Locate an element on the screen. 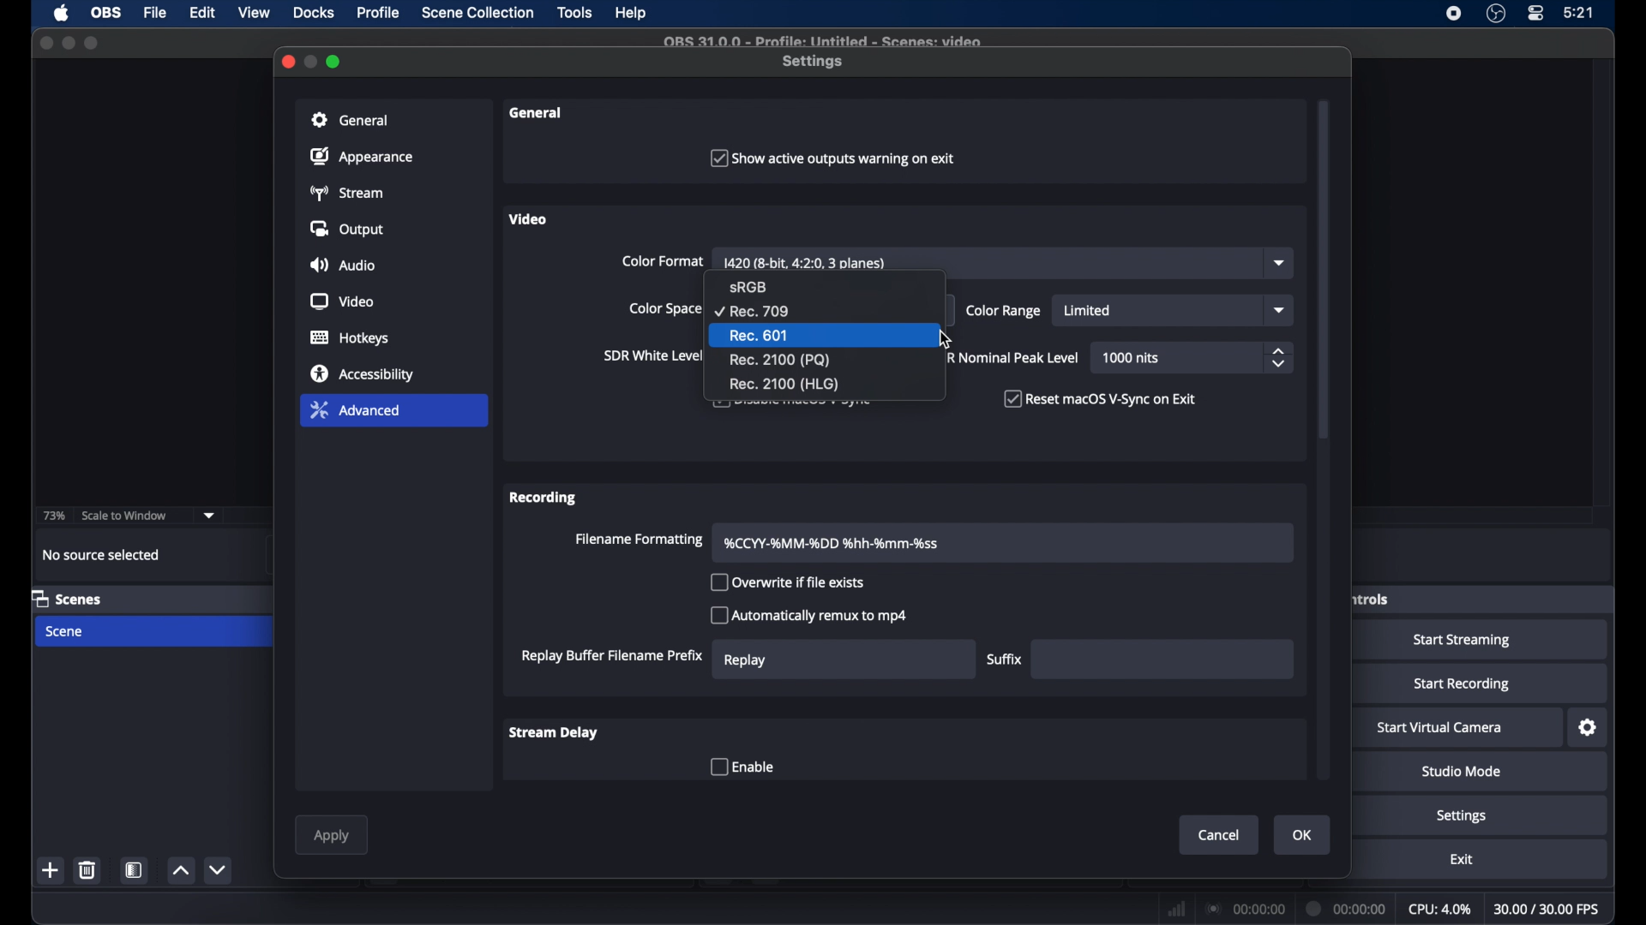 Image resolution: width=1646 pixels, height=925 pixels. cancel is located at coordinates (1220, 836).